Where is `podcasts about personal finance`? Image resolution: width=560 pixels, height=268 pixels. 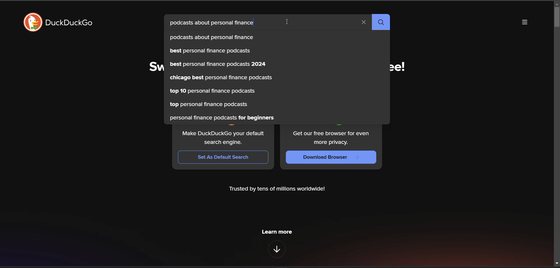 podcasts about personal finance is located at coordinates (211, 23).